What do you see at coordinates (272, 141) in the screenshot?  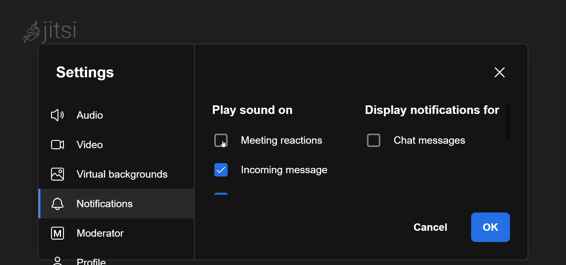 I see `disabled meeting reaction` at bounding box center [272, 141].